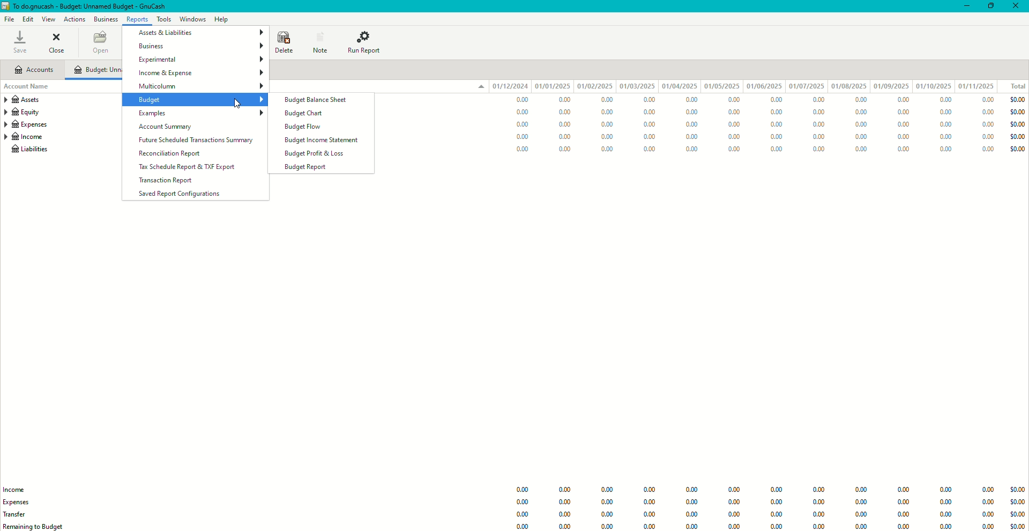 This screenshot has height=531, width=1029. I want to click on 01/06/2025, so click(764, 87).